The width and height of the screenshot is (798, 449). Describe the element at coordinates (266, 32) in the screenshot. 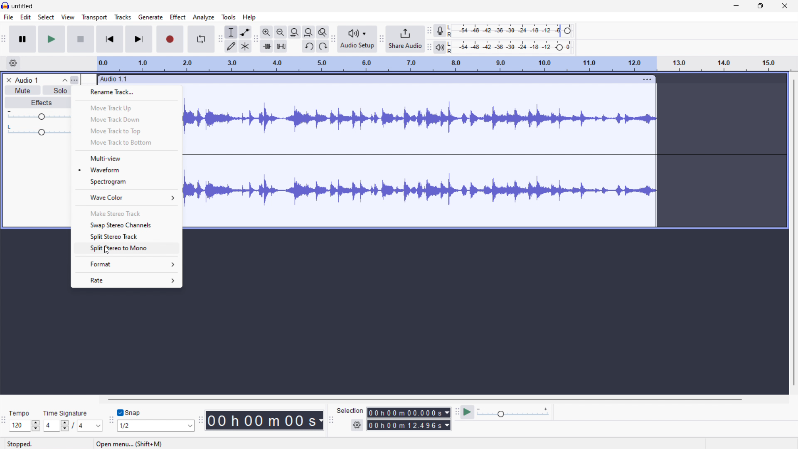

I see `zoom in` at that location.